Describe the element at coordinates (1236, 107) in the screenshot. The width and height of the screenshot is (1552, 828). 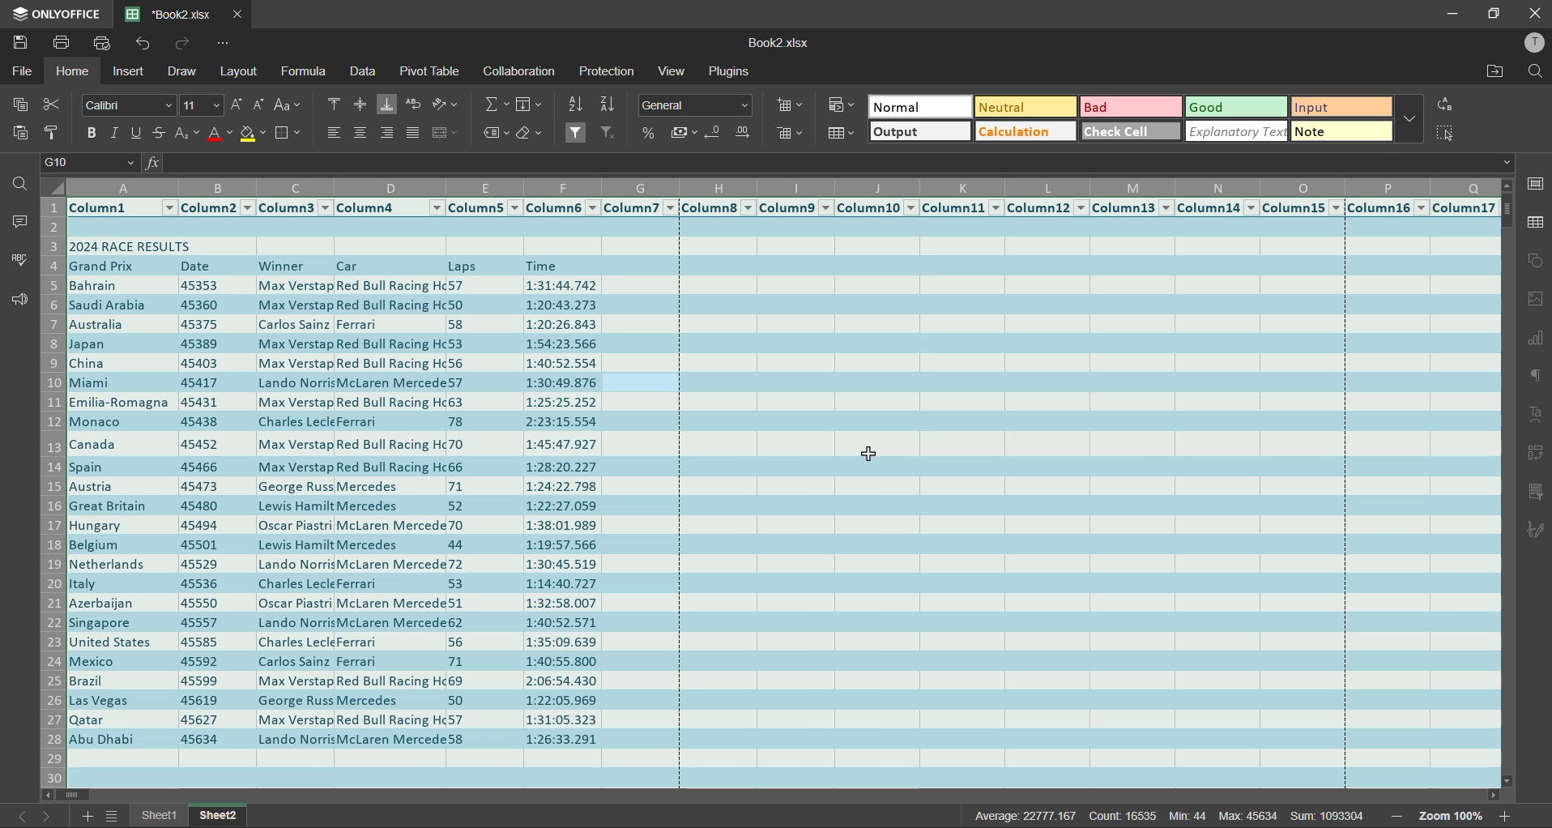
I see `good` at that location.